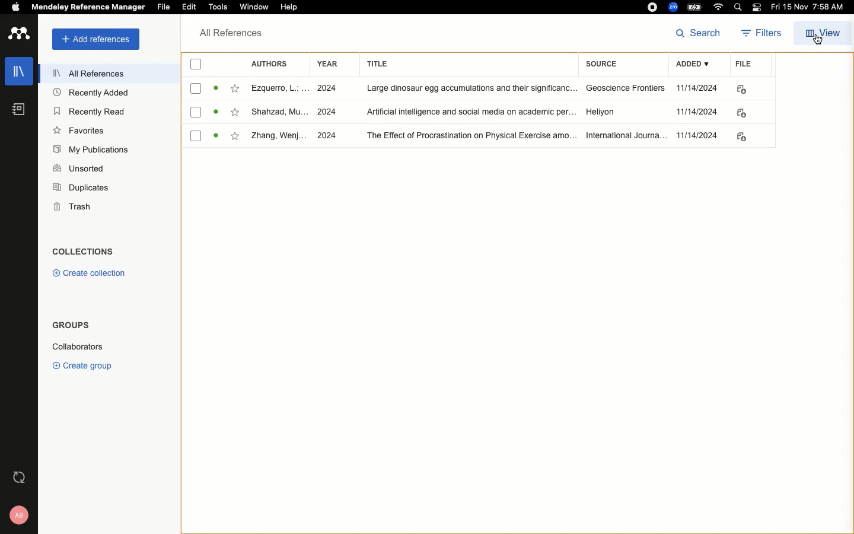 This screenshot has height=534, width=854. What do you see at coordinates (68, 206) in the screenshot?
I see `Trash` at bounding box center [68, 206].